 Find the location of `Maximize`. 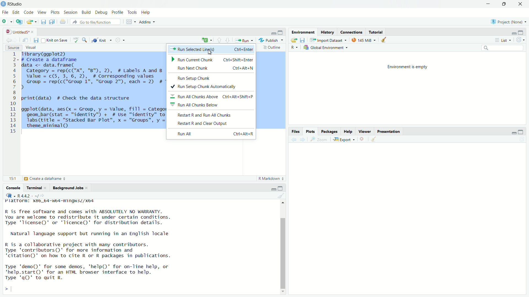

Maximize is located at coordinates (281, 32).